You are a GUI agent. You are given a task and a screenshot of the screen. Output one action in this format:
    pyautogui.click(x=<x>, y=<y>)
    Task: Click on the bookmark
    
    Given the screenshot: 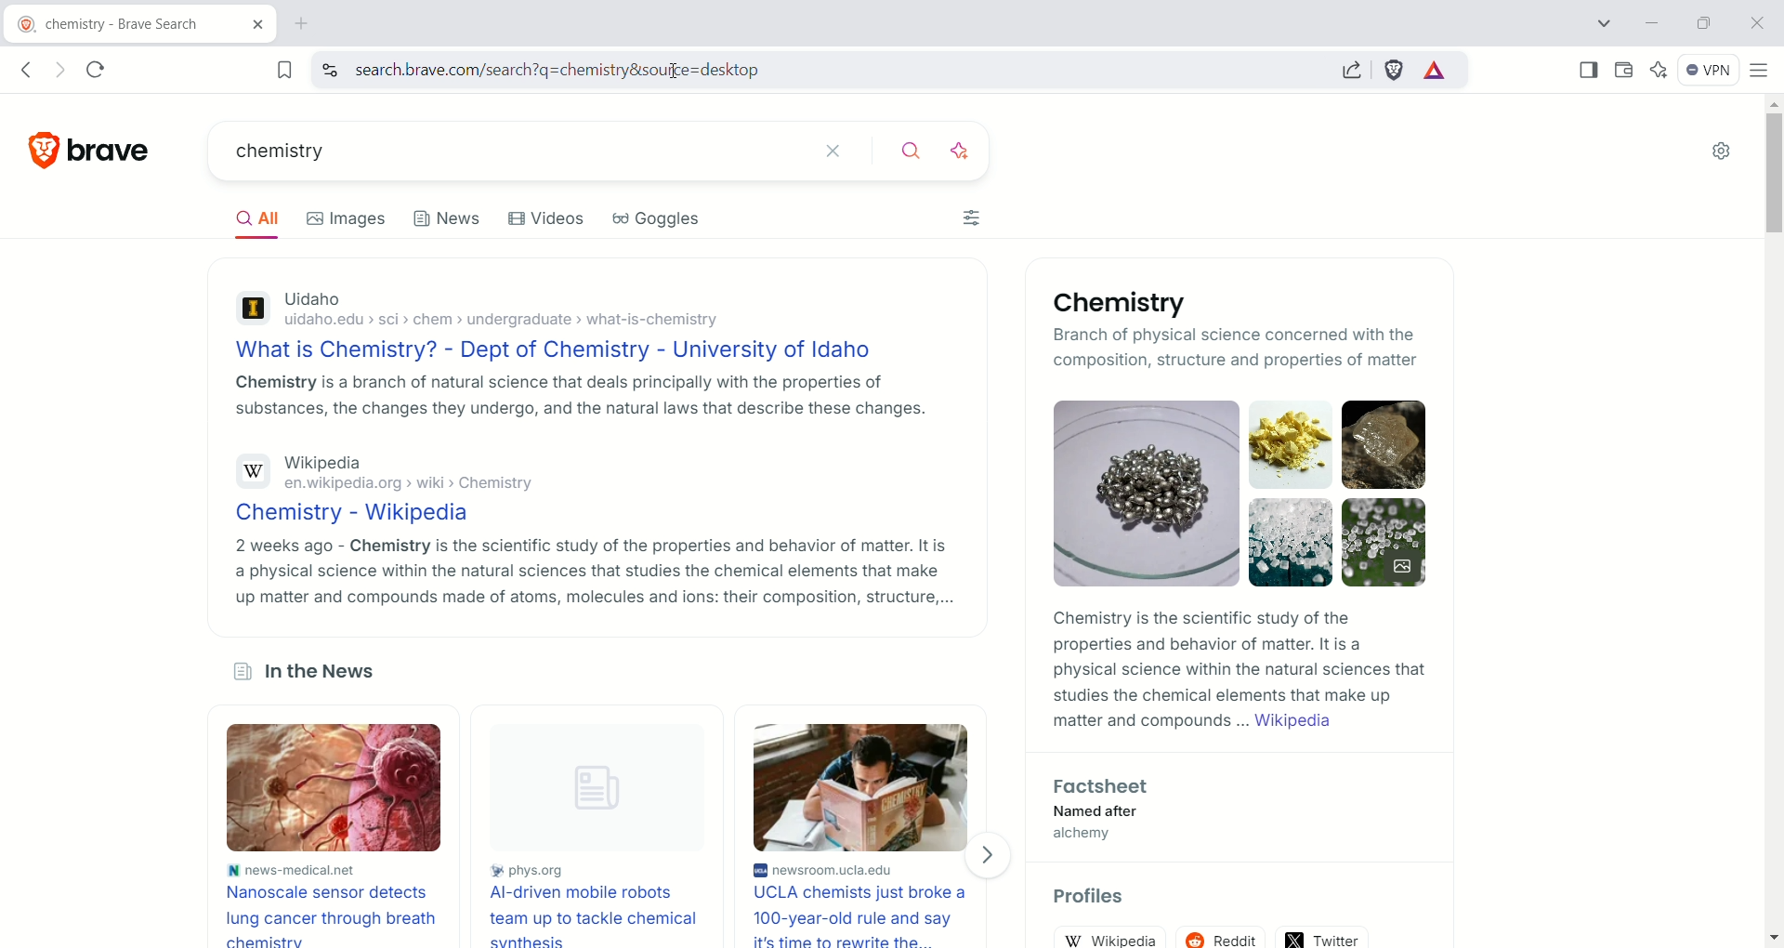 What is the action you would take?
    pyautogui.click(x=275, y=70)
    